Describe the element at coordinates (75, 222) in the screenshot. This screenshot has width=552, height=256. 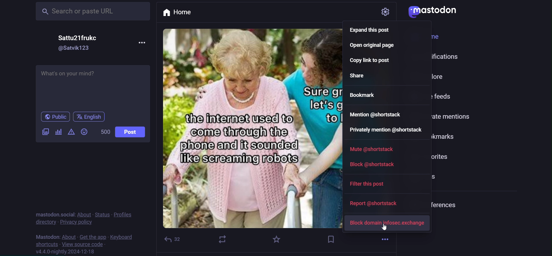
I see `privacy policy` at that location.